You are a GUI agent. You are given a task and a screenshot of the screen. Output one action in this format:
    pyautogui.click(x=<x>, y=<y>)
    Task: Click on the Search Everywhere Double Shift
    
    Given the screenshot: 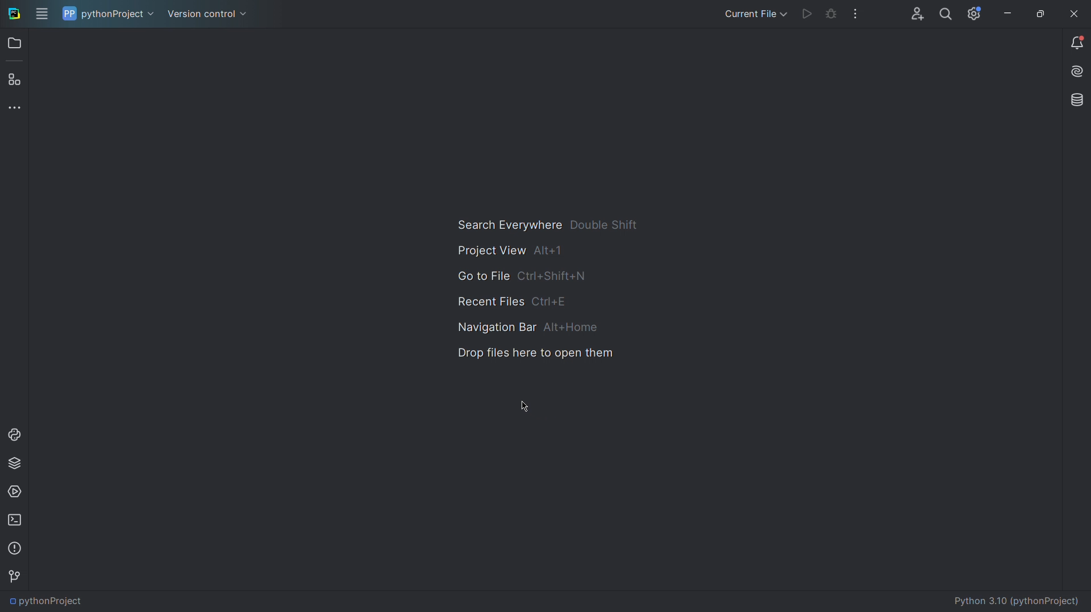 What is the action you would take?
    pyautogui.click(x=555, y=224)
    